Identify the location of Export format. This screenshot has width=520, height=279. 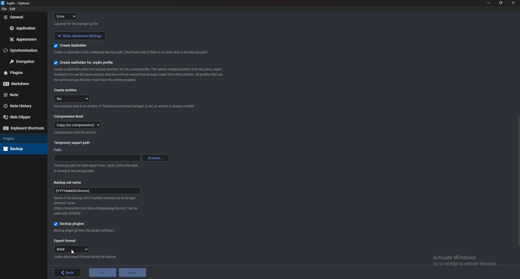
(65, 241).